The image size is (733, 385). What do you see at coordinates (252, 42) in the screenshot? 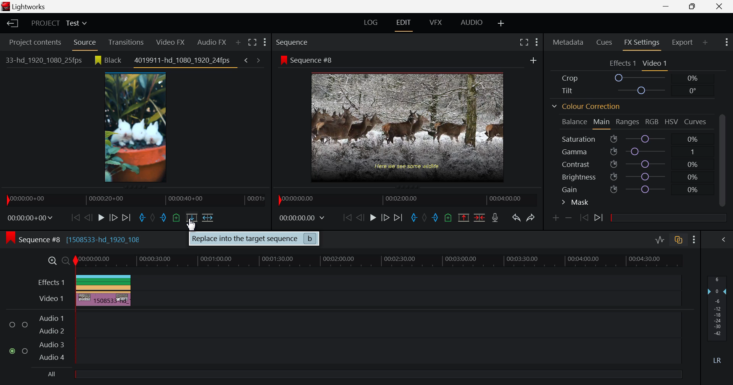
I see `Toggle between list and title view` at bounding box center [252, 42].